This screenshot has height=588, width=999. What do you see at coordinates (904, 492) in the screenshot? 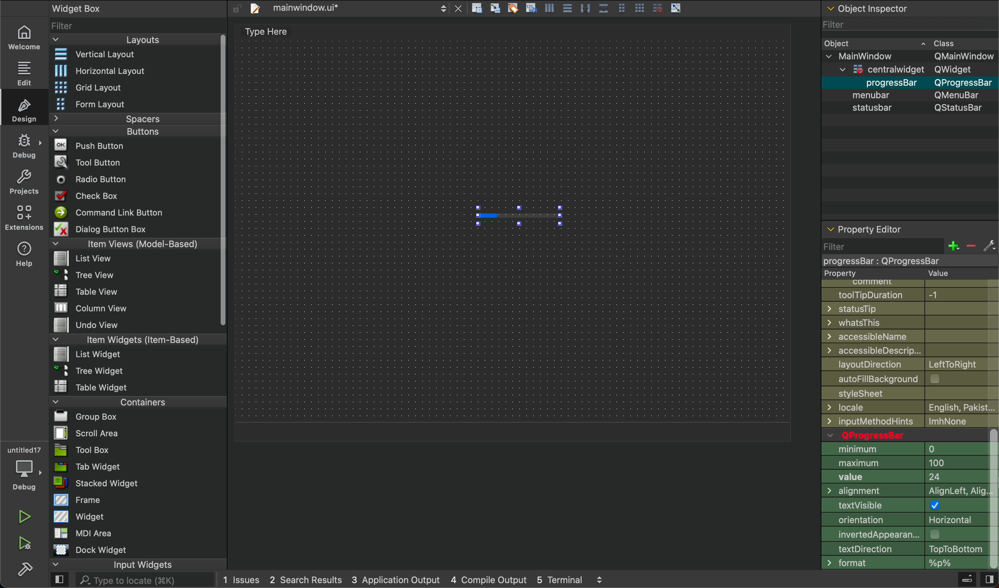
I see `Alignment` at bounding box center [904, 492].